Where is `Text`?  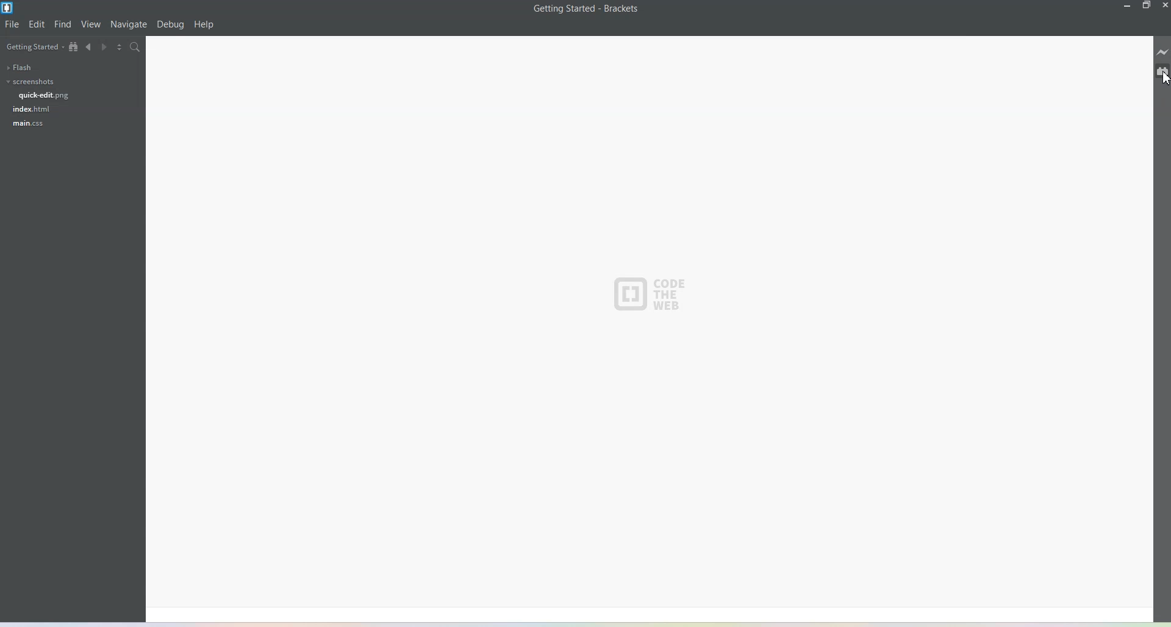 Text is located at coordinates (587, 9).